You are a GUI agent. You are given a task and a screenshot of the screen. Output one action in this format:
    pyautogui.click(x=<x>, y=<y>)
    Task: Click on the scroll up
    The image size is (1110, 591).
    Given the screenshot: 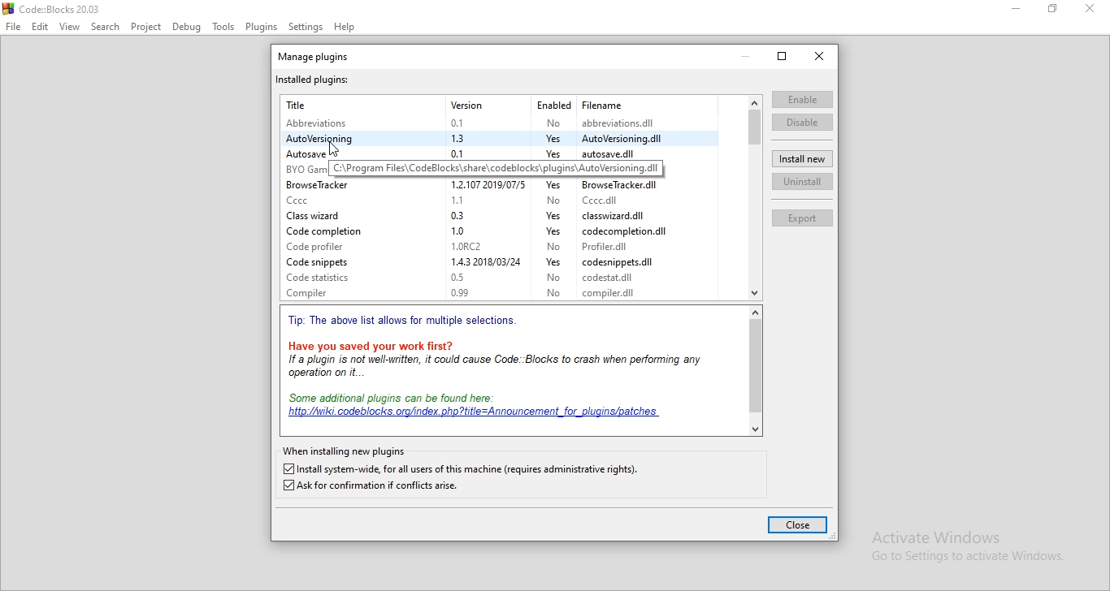 What is the action you would take?
    pyautogui.click(x=755, y=101)
    